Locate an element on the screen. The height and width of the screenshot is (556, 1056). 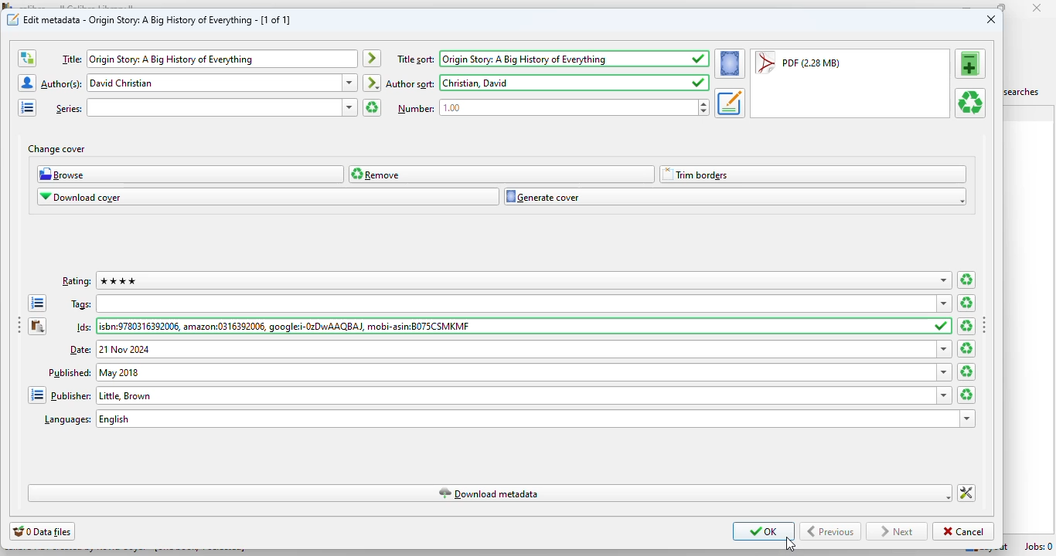
text is located at coordinates (71, 59).